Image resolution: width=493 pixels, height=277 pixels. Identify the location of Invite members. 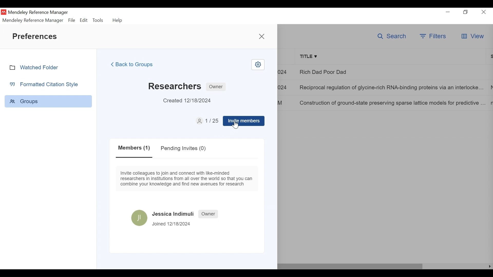
(244, 121).